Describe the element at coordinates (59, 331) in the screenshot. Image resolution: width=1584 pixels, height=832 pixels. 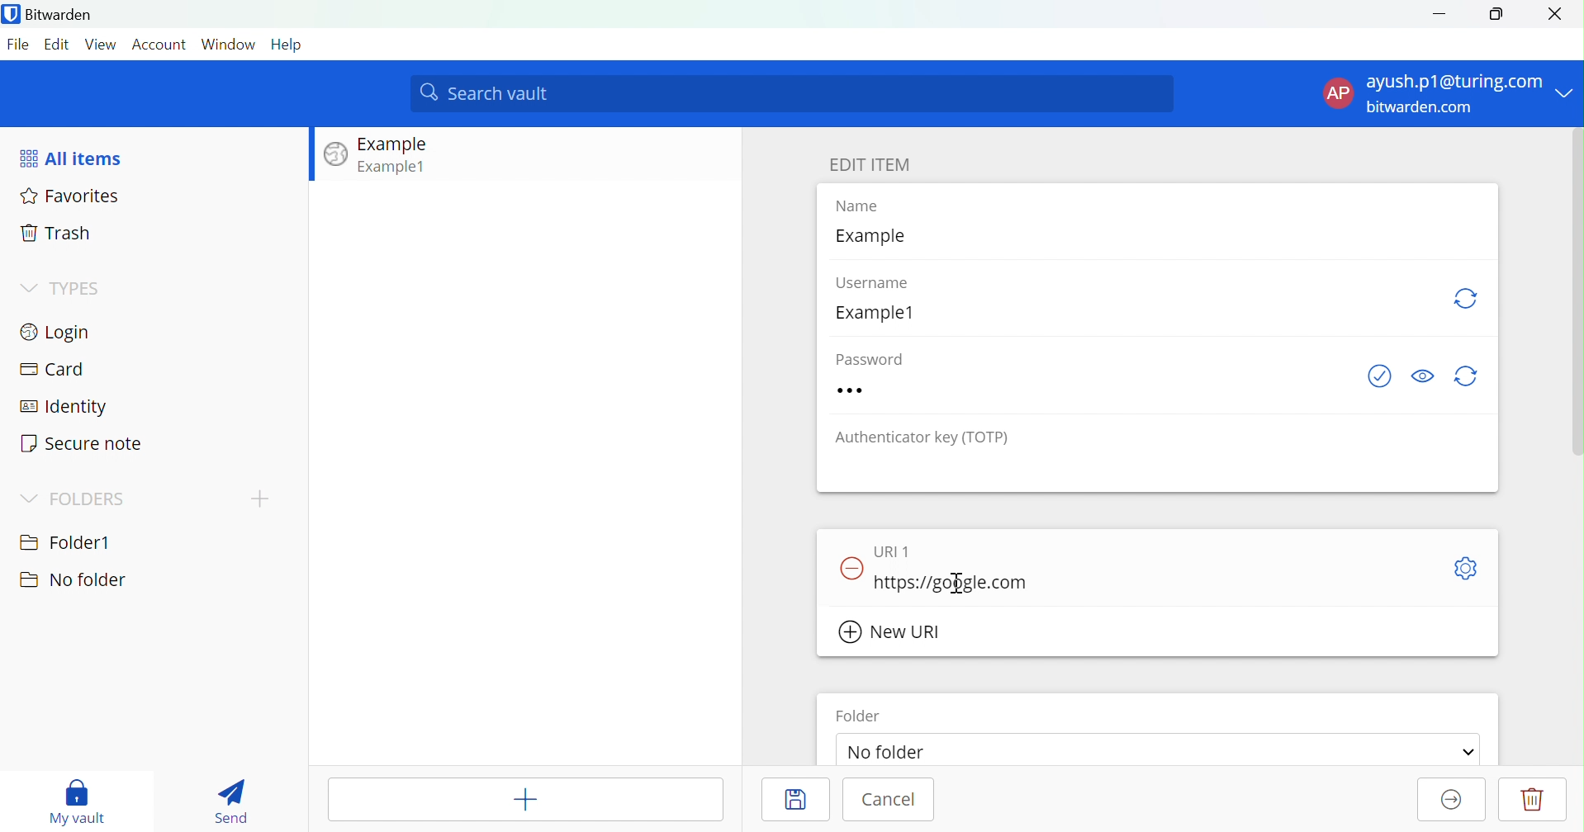
I see `Login` at that location.